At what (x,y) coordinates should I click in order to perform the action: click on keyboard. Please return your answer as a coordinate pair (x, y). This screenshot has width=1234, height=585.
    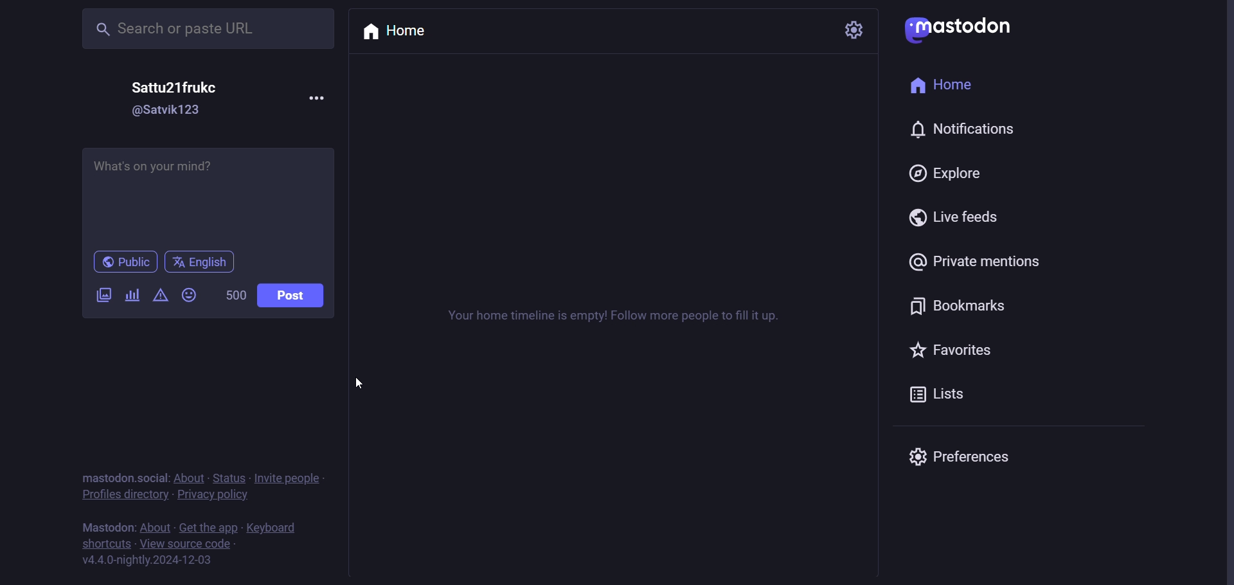
    Looking at the image, I should click on (274, 527).